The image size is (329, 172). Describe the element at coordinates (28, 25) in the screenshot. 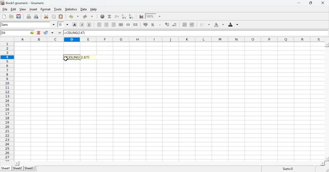

I see `Font Style` at that location.